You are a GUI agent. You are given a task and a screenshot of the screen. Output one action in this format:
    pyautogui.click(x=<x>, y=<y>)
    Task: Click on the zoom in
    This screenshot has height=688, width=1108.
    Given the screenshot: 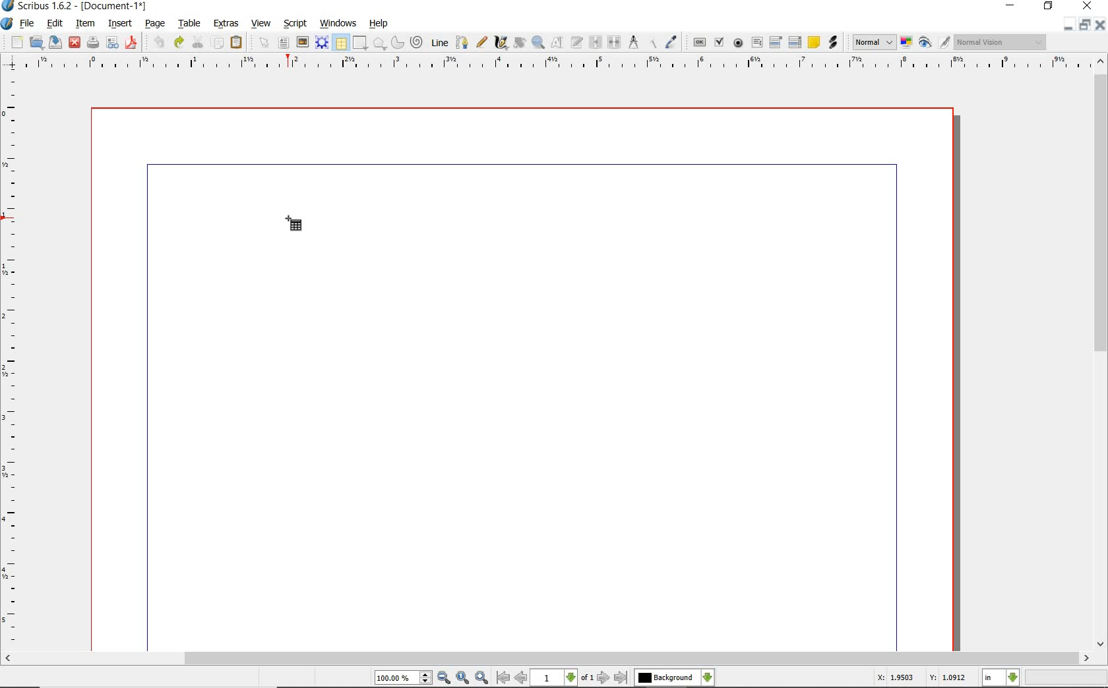 What is the action you would take?
    pyautogui.click(x=482, y=678)
    